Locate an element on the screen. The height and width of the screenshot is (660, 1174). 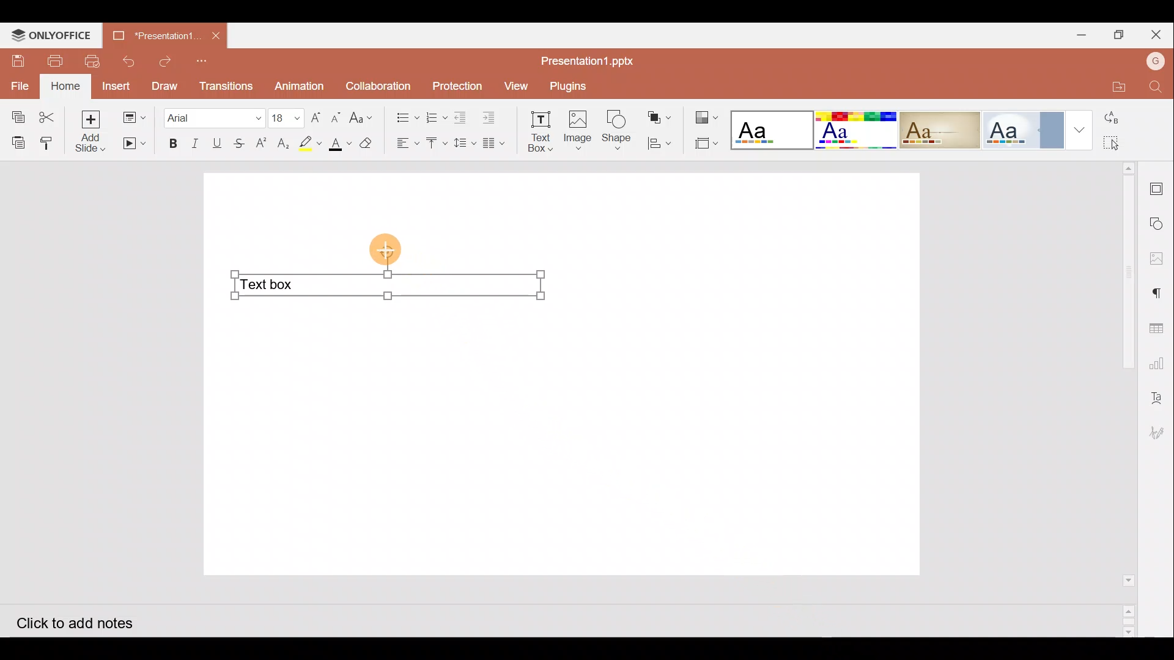
Close is located at coordinates (1159, 35).